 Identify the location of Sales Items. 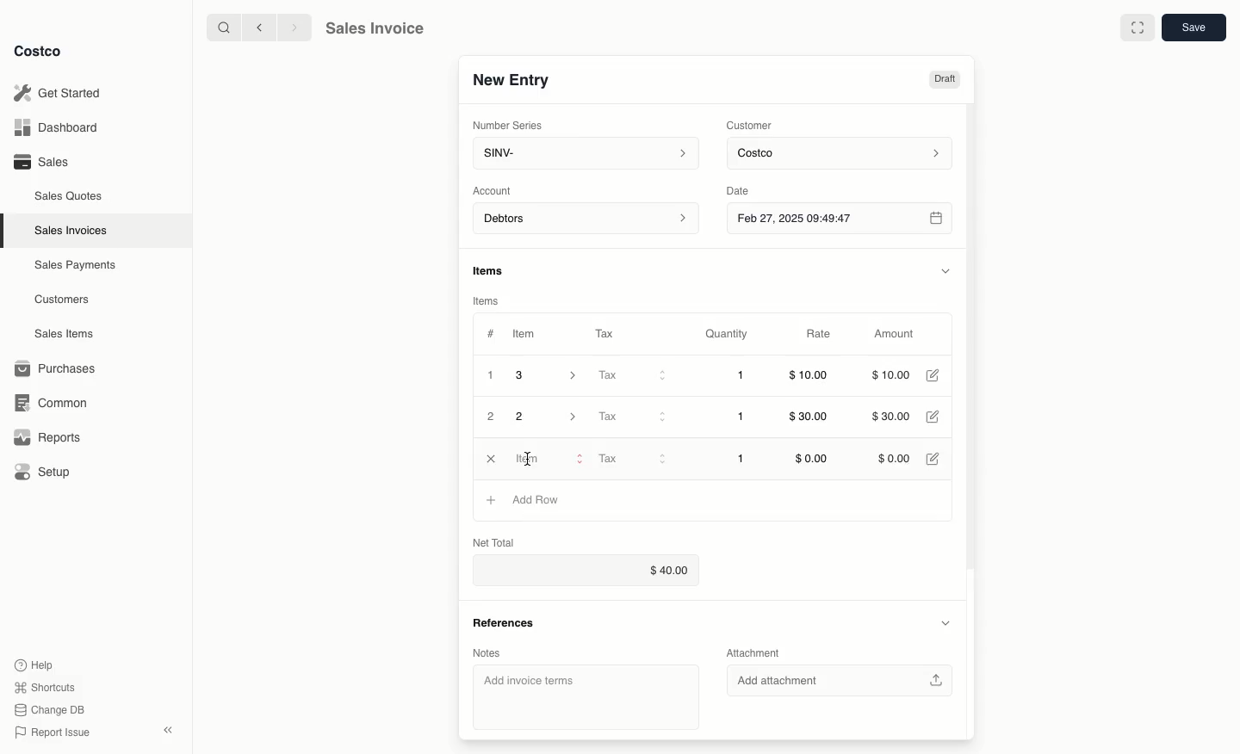
(66, 332).